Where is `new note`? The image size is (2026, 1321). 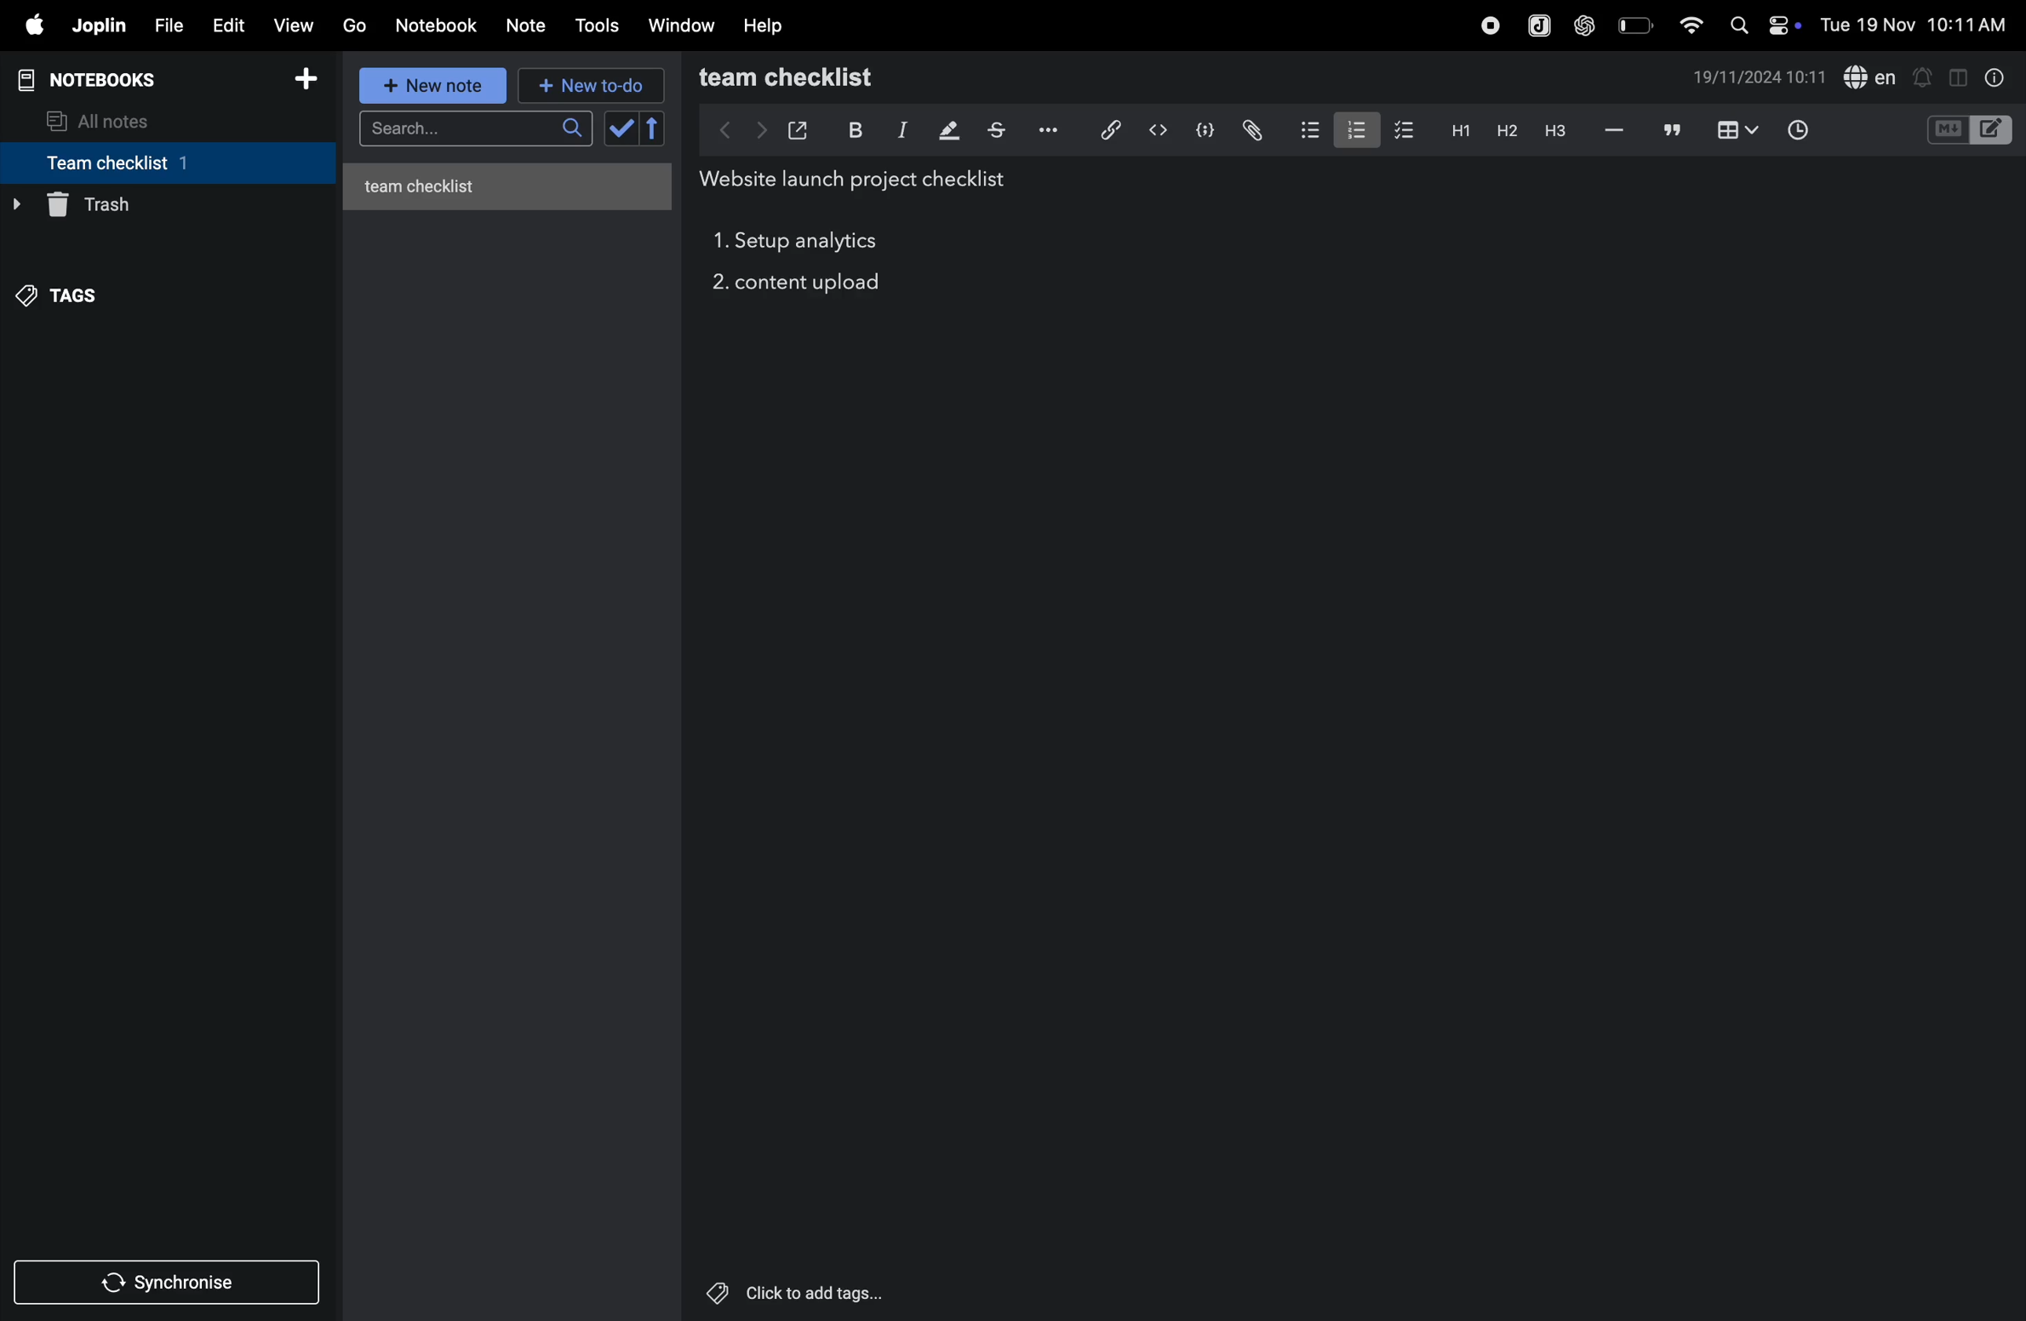 new note is located at coordinates (435, 87).